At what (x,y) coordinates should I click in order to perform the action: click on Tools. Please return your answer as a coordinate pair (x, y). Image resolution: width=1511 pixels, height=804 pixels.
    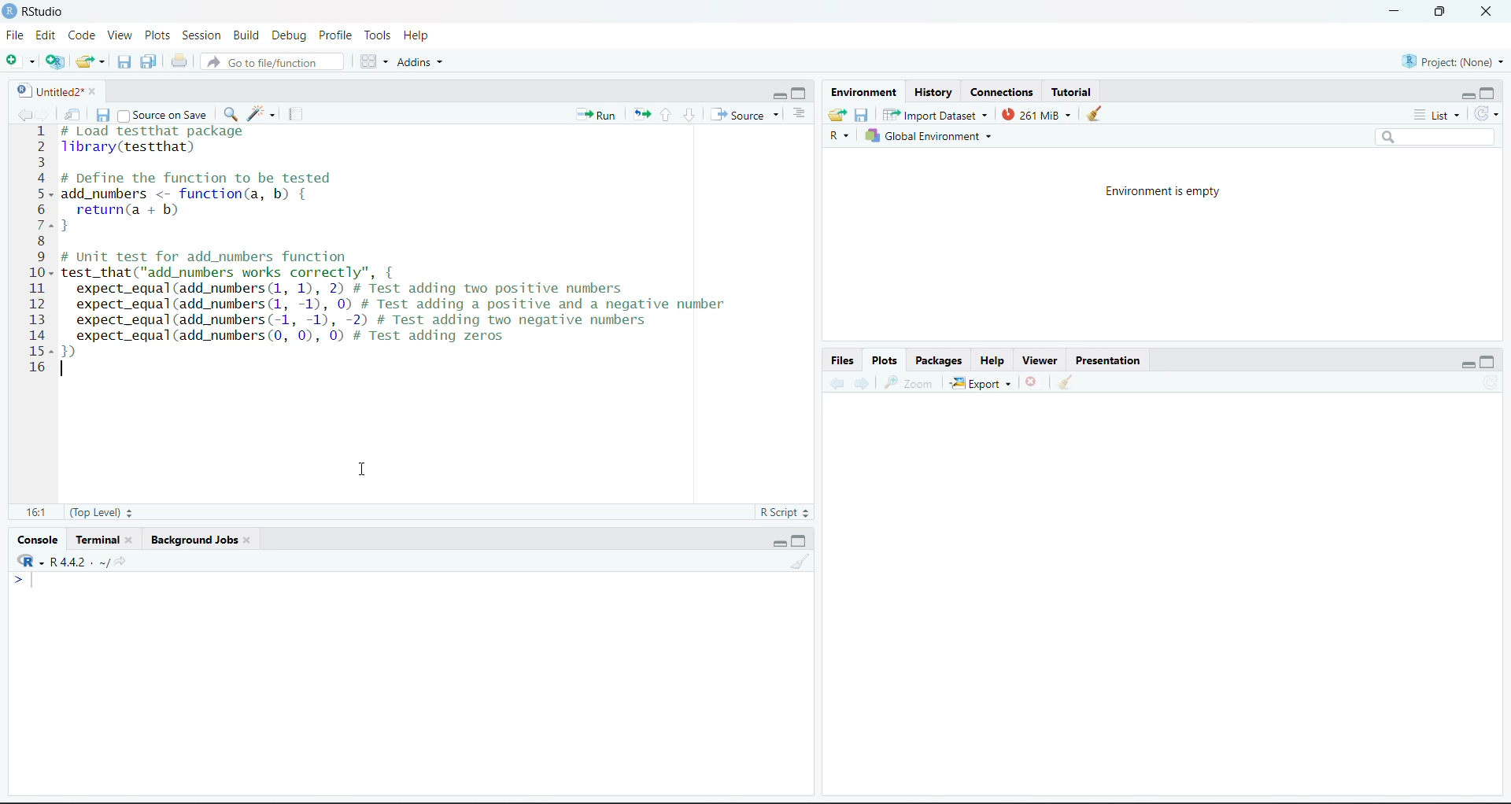
    Looking at the image, I should click on (376, 35).